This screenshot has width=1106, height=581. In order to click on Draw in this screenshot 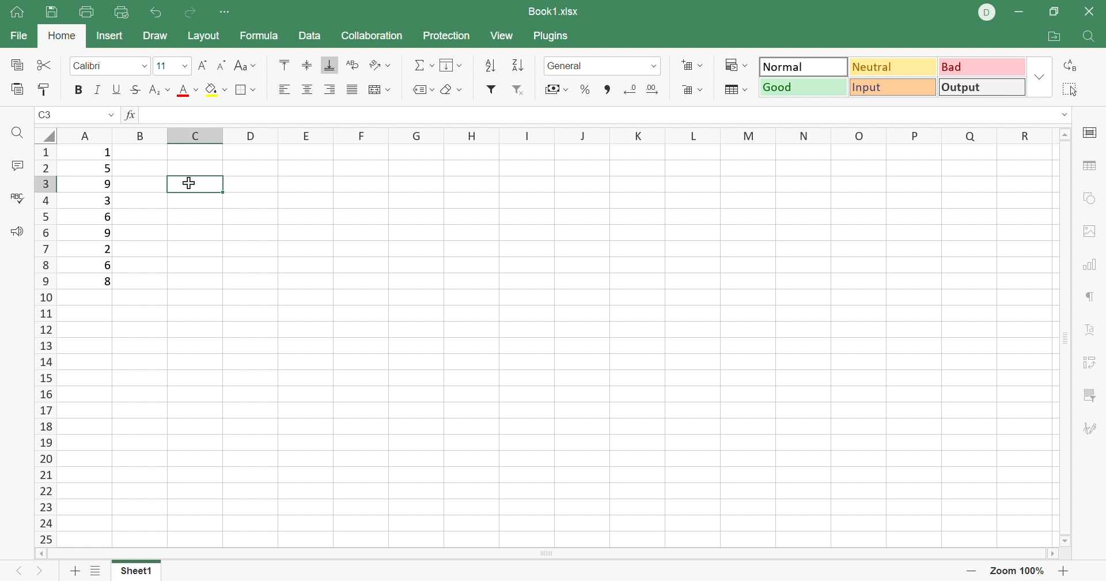, I will do `click(154, 37)`.